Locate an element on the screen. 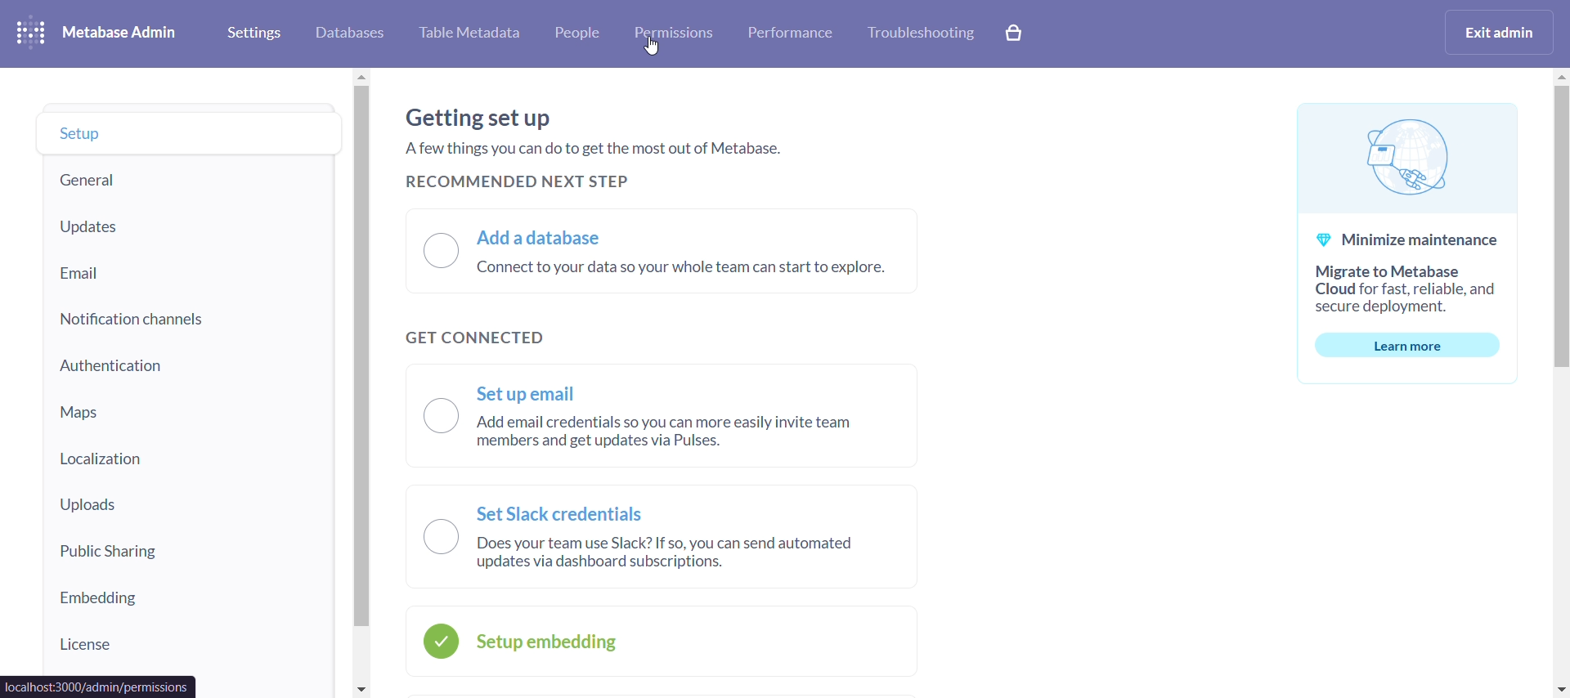 This screenshot has width=1570, height=698. settings is located at coordinates (258, 31).